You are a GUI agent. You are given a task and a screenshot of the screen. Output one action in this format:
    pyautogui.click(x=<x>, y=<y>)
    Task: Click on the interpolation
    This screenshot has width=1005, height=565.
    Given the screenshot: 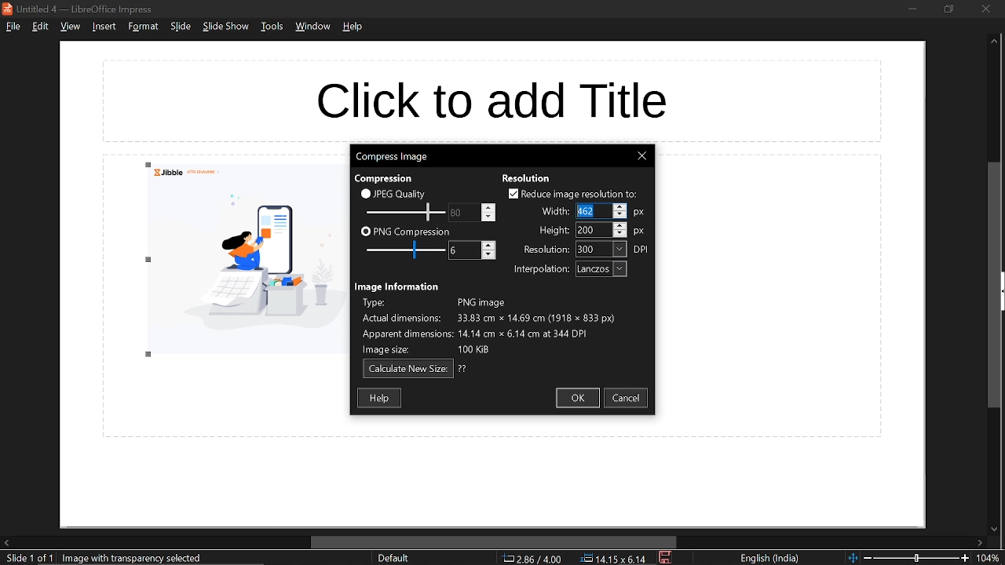 What is the action you would take?
    pyautogui.click(x=601, y=269)
    